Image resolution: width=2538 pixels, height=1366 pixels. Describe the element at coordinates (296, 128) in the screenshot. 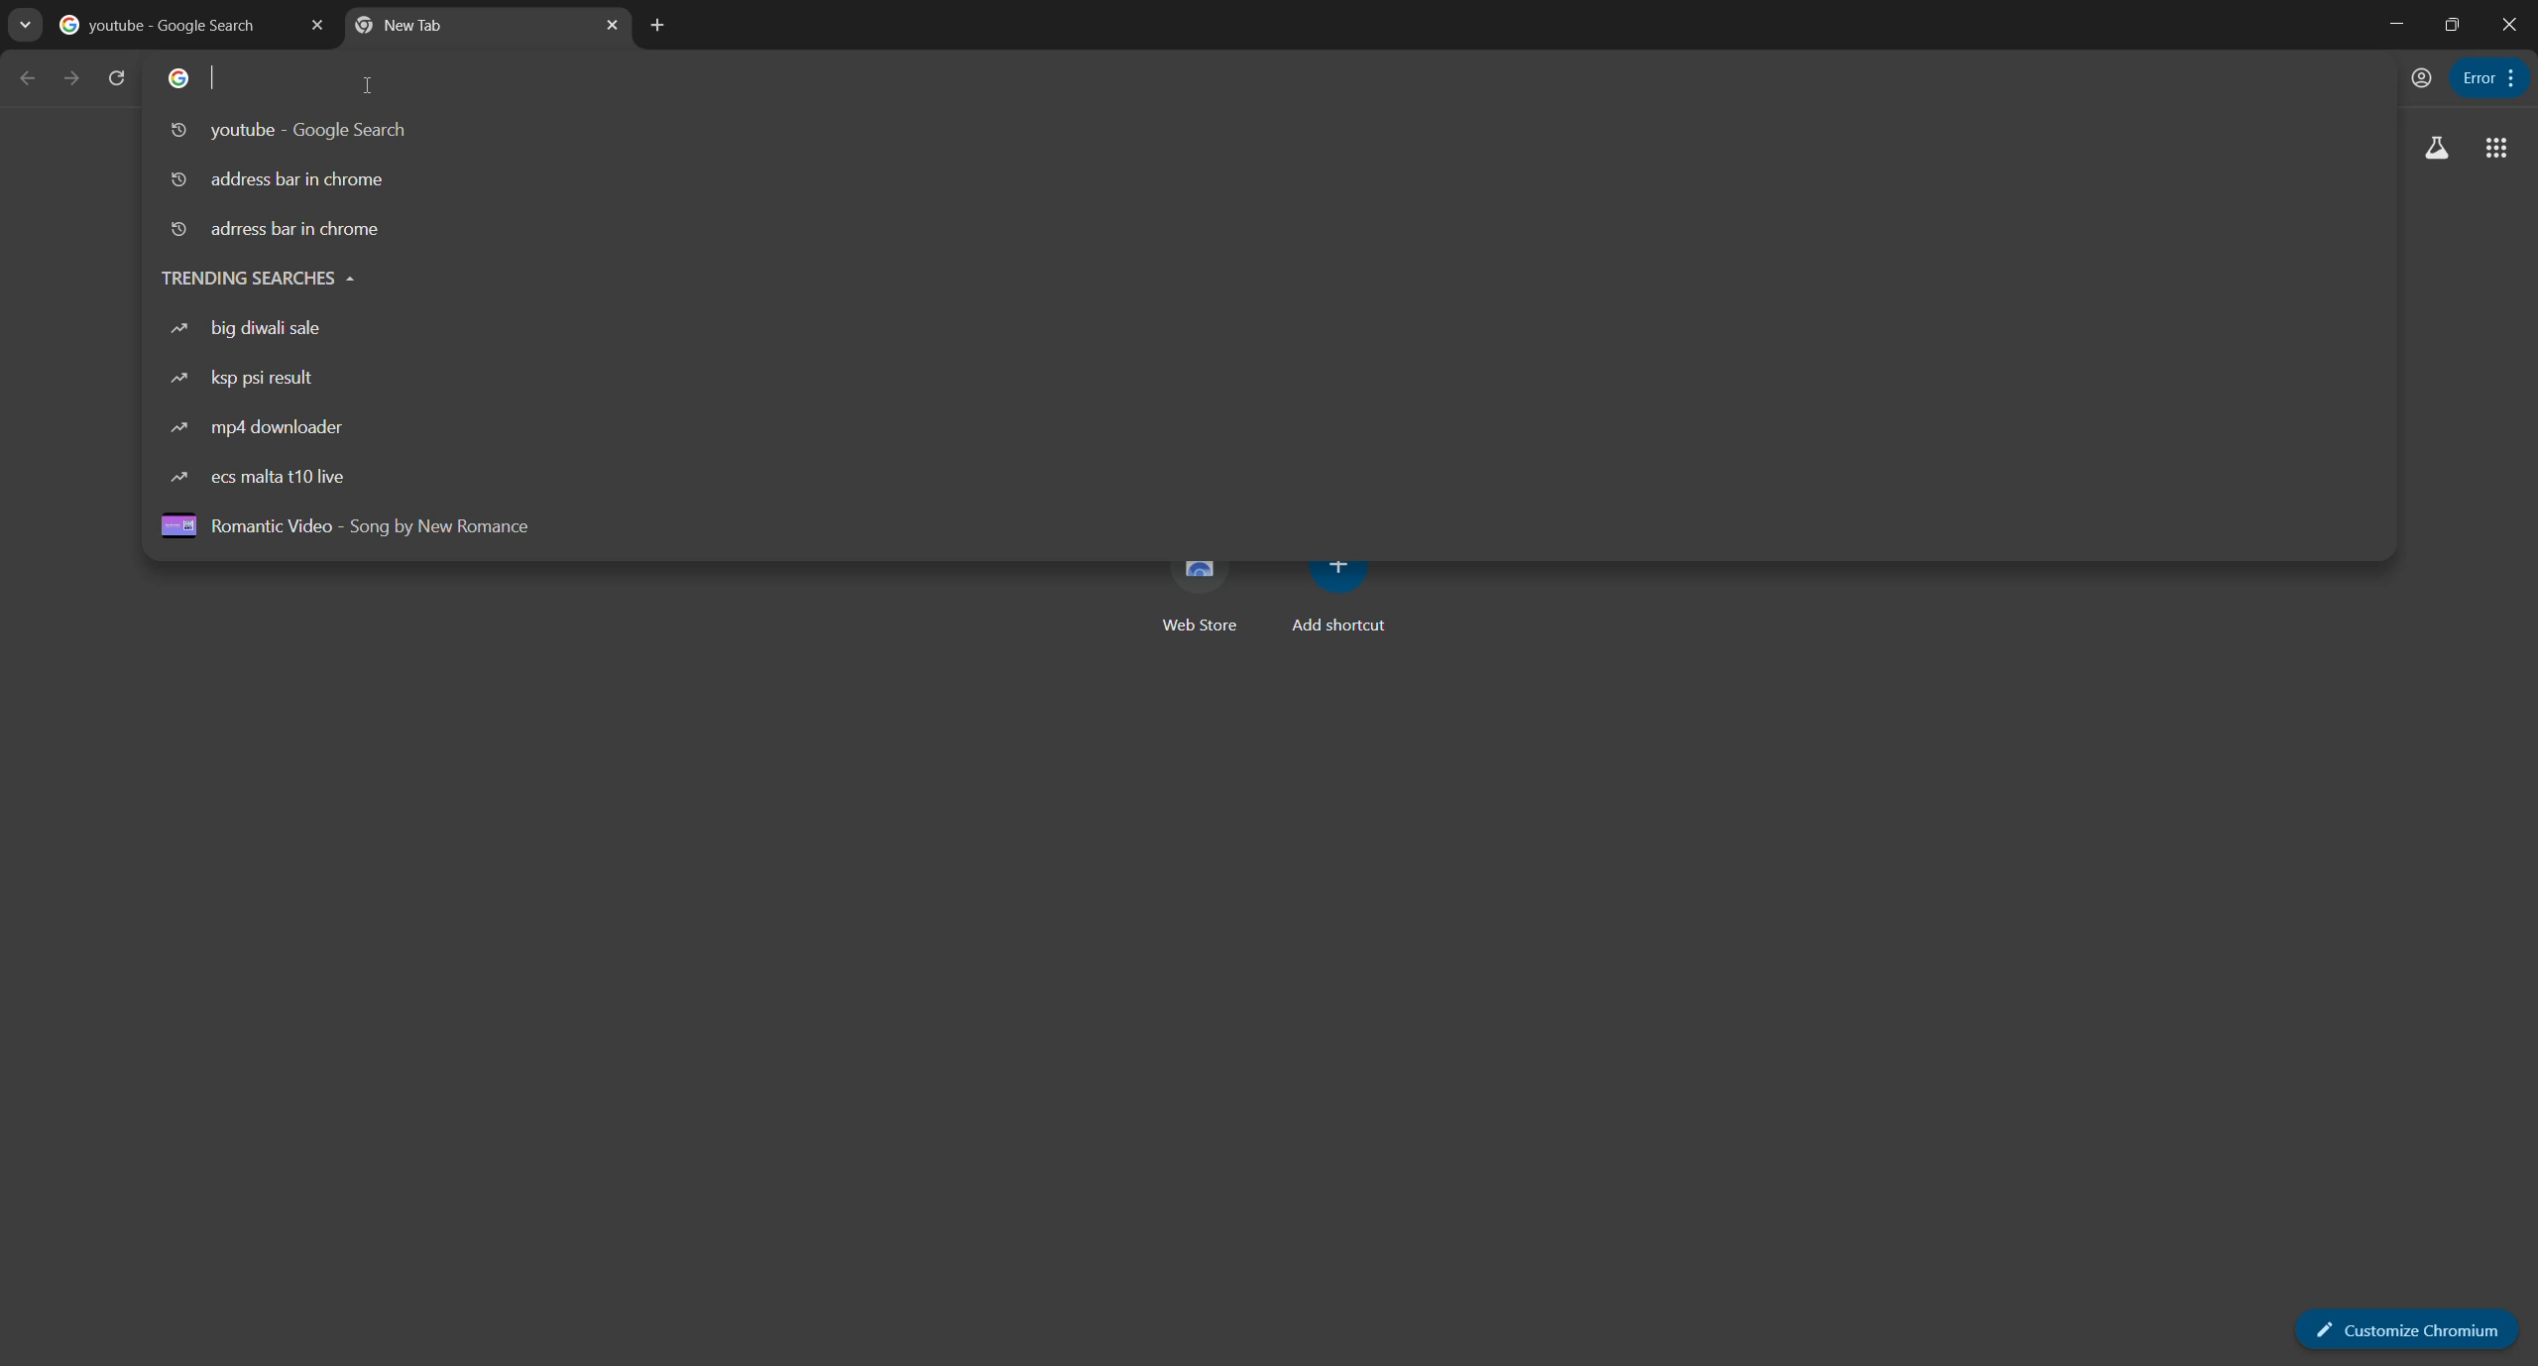

I see `youtube google search` at that location.